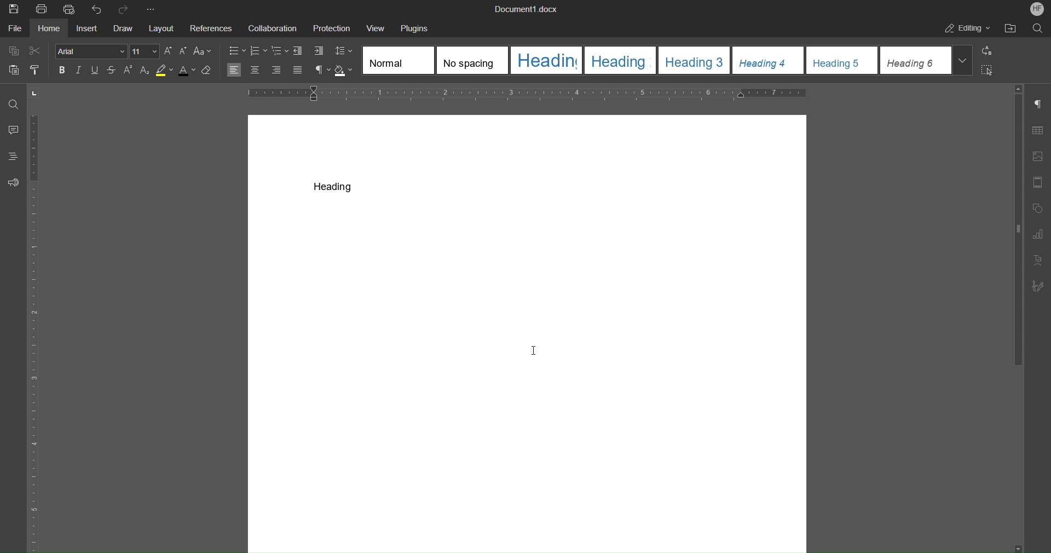  What do you see at coordinates (277, 71) in the screenshot?
I see `Right Align` at bounding box center [277, 71].